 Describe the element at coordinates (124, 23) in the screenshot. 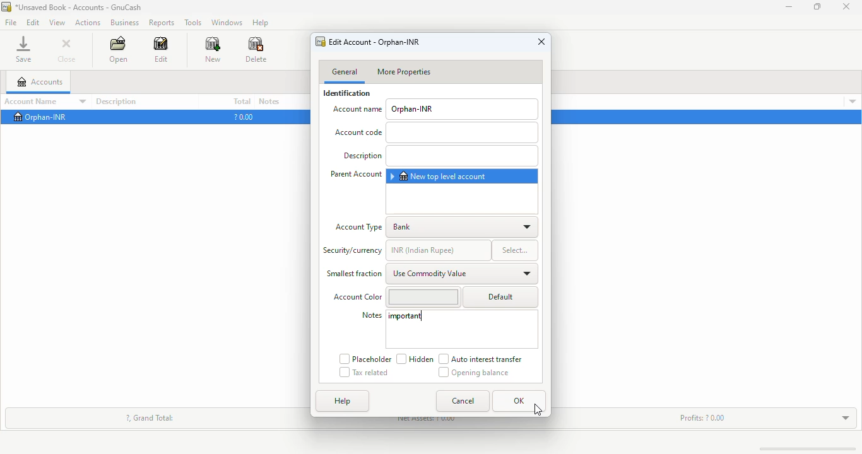

I see `business` at that location.